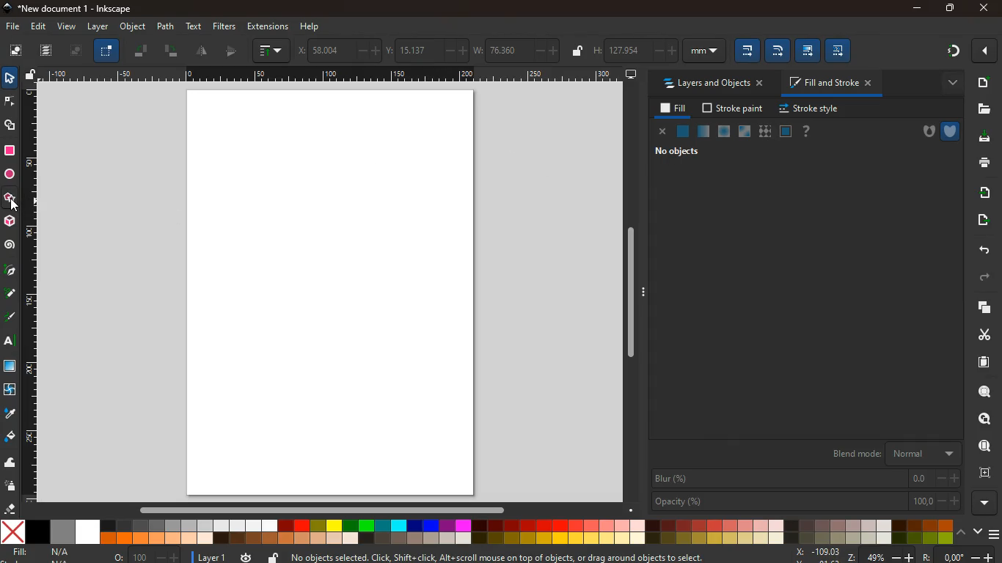  Describe the element at coordinates (981, 251) in the screenshot. I see `back` at that location.